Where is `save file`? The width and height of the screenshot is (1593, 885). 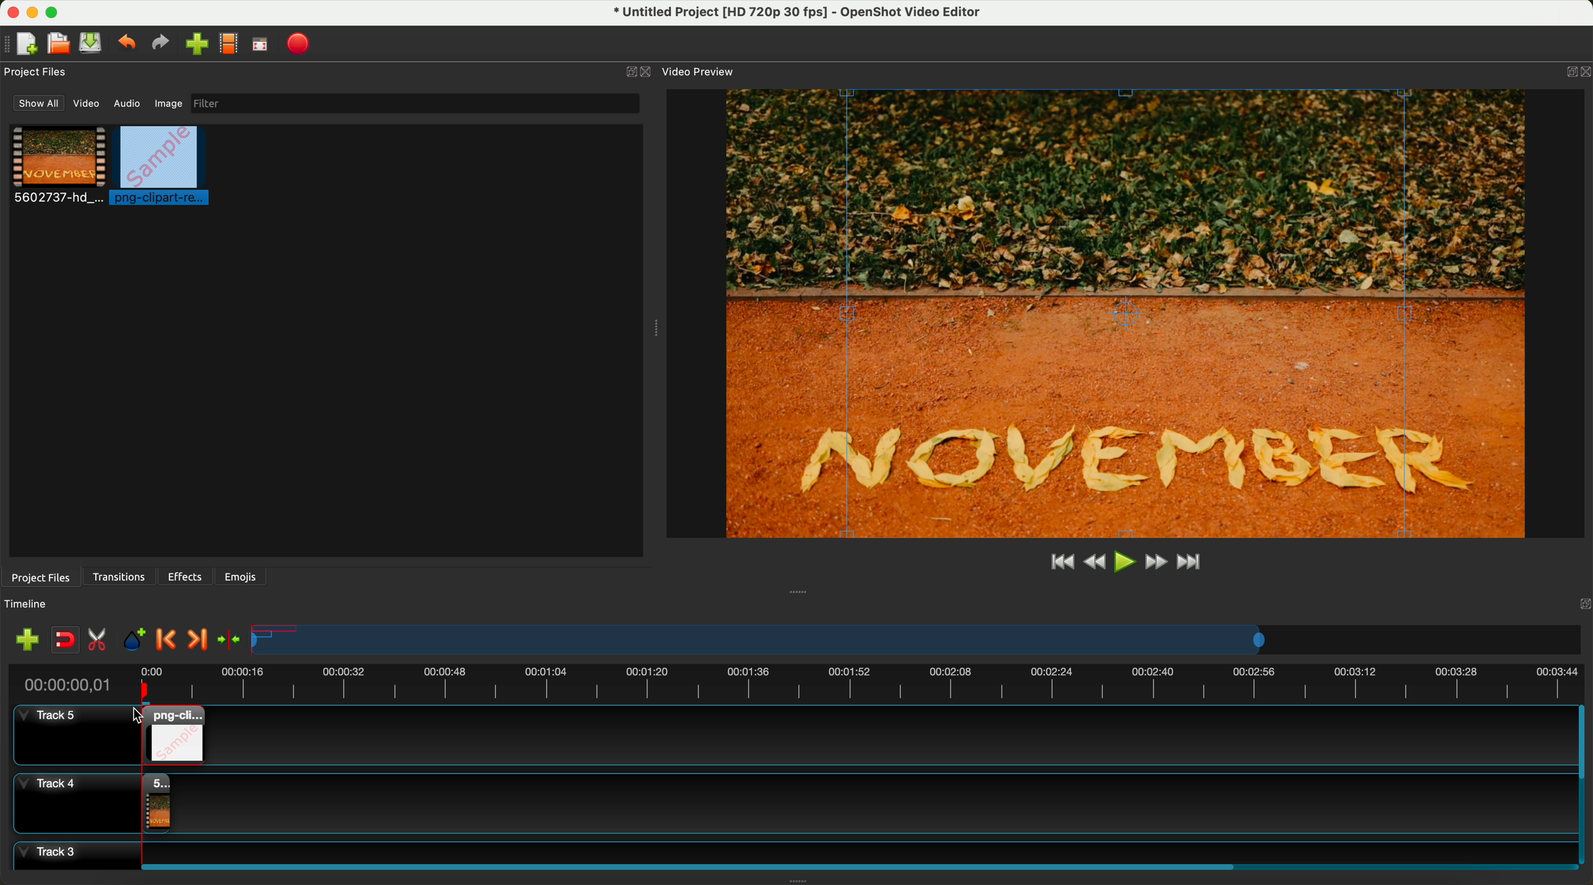 save file is located at coordinates (93, 43).